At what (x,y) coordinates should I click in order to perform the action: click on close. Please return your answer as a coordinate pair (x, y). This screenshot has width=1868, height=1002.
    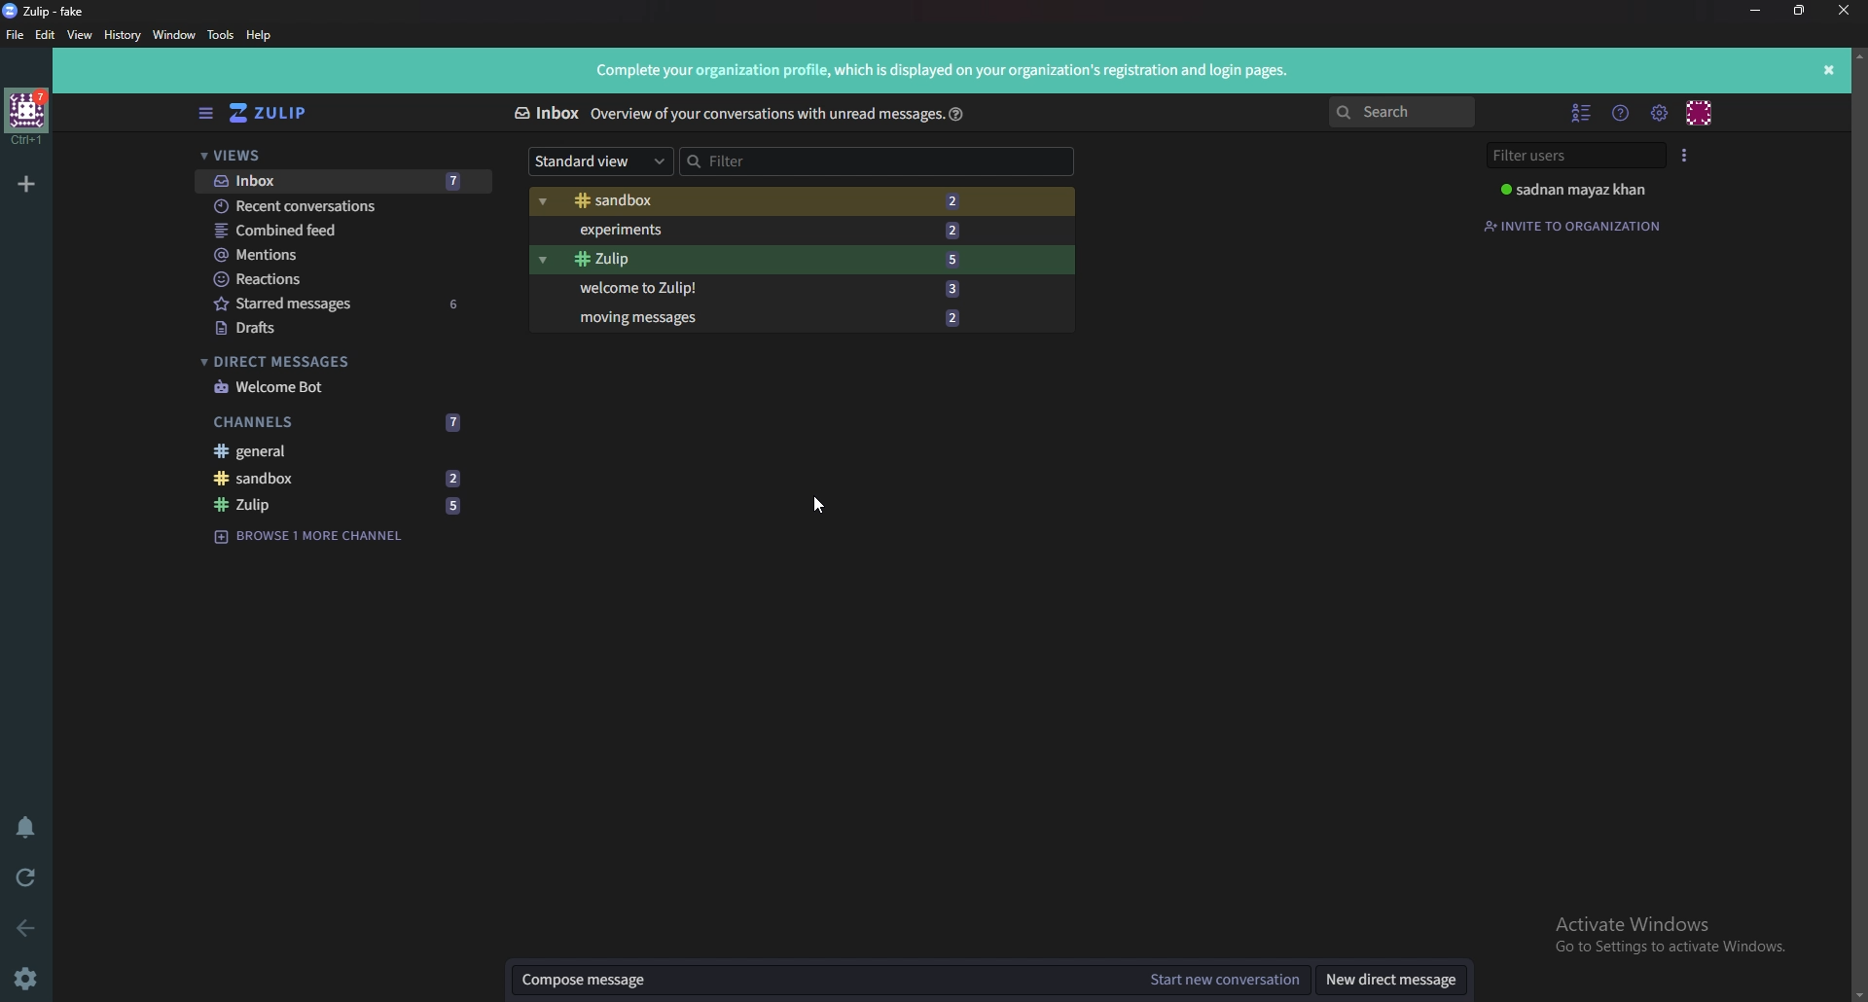
    Looking at the image, I should click on (1845, 9).